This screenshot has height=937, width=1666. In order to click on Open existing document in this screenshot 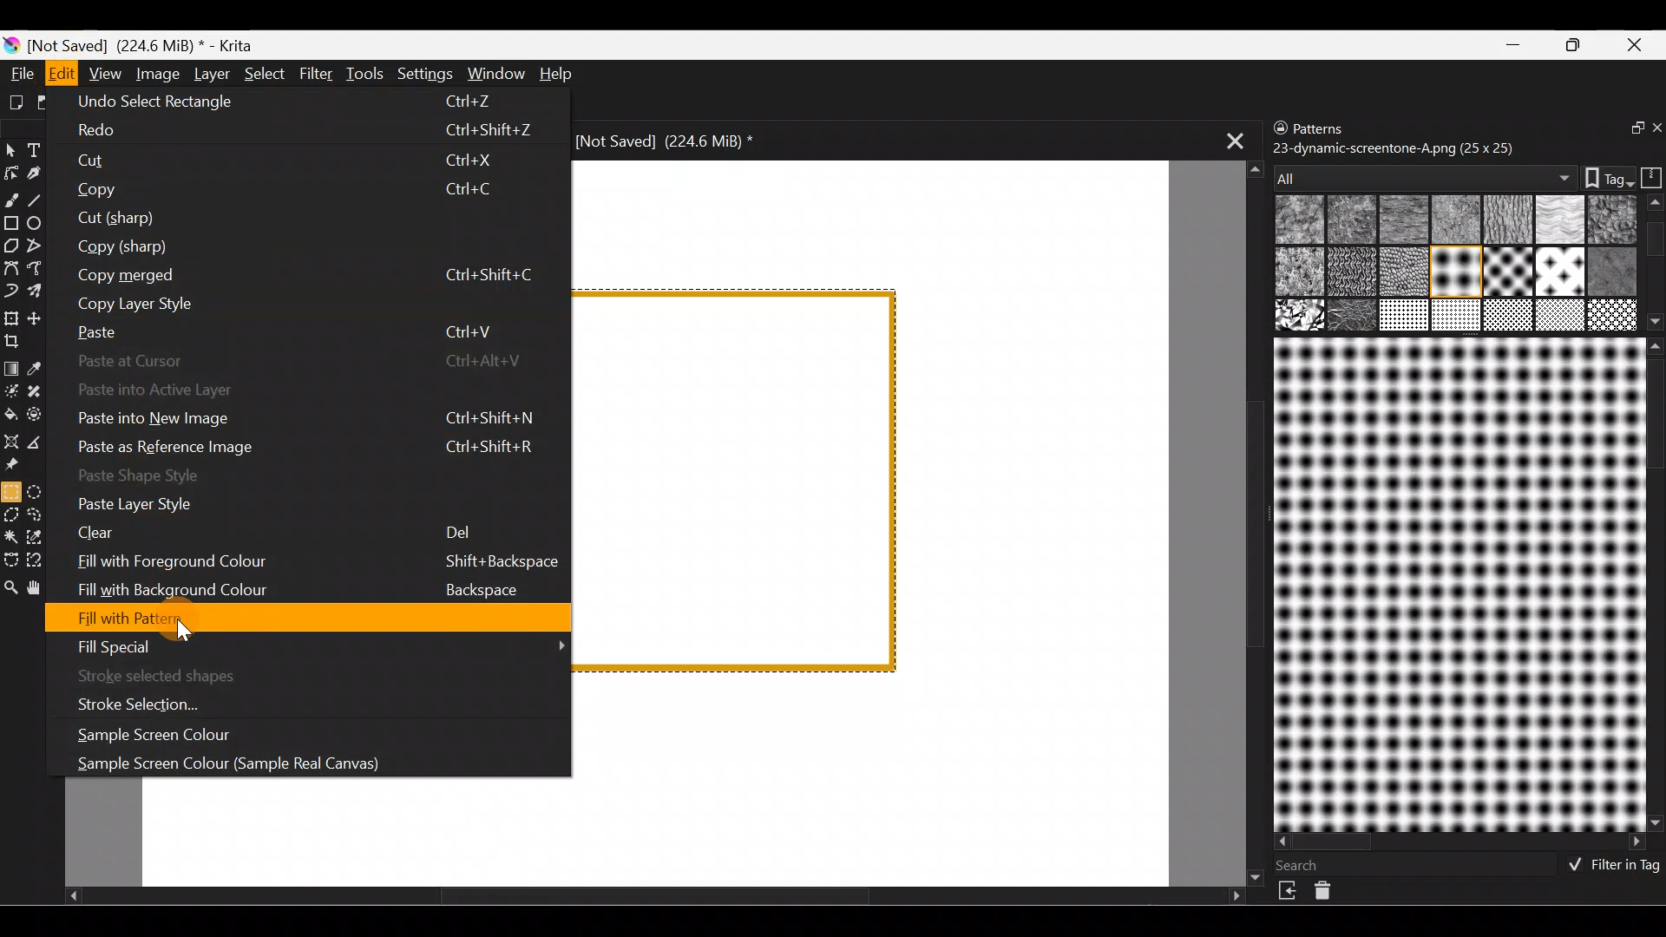, I will do `click(43, 100)`.